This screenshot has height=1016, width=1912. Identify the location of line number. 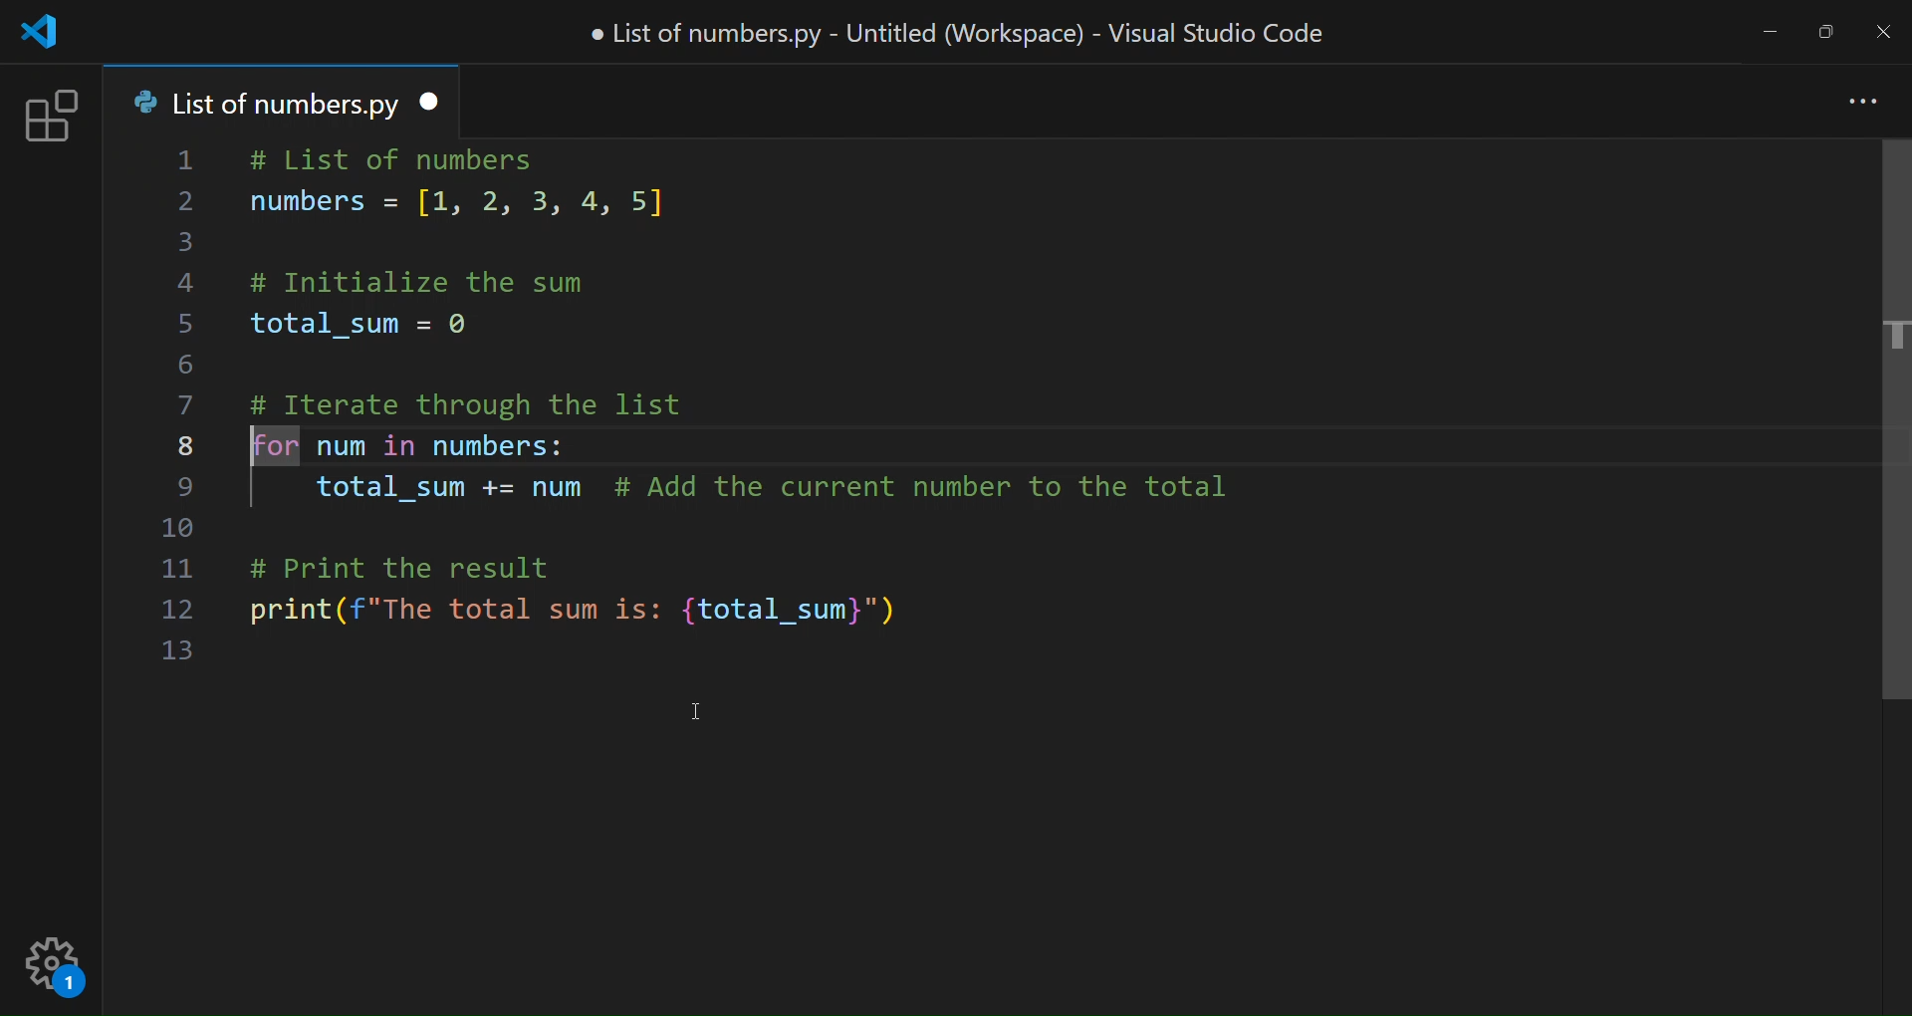
(182, 413).